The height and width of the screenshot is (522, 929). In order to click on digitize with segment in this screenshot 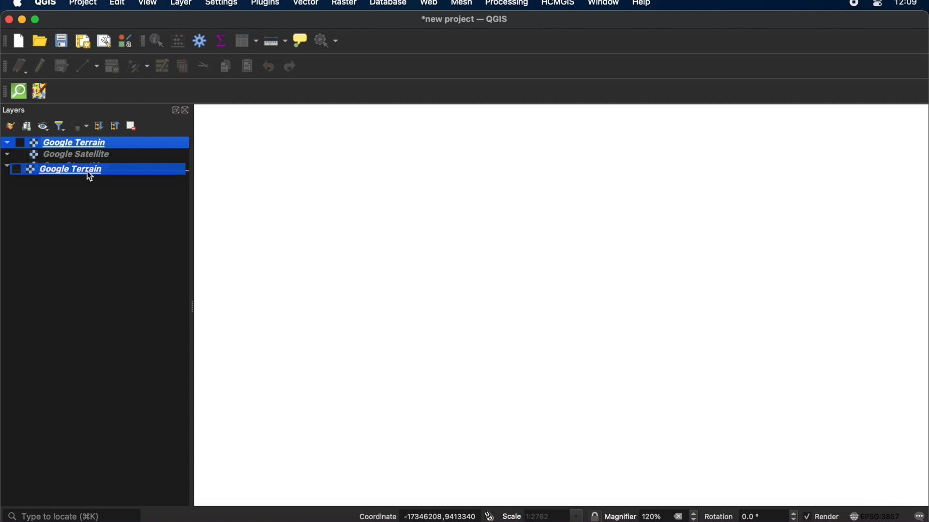, I will do `click(89, 66)`.